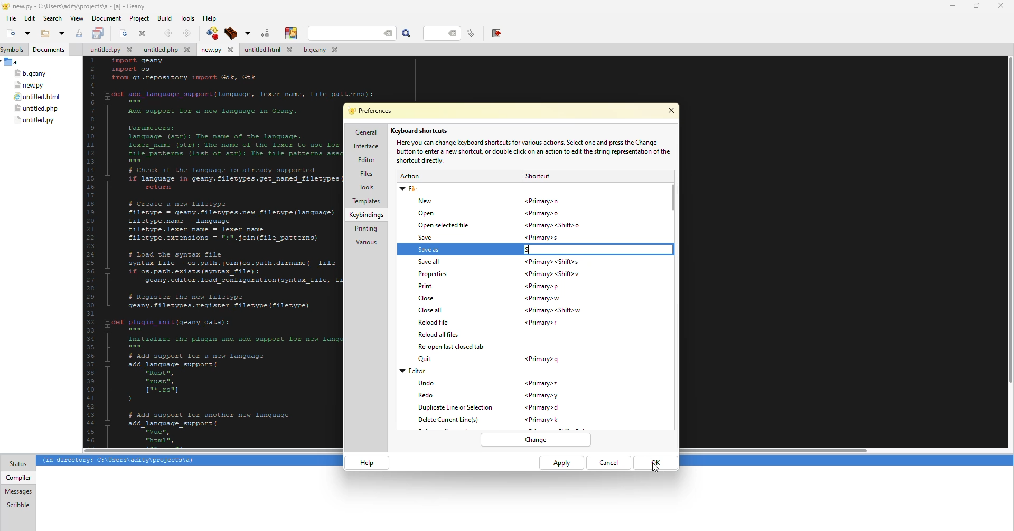 Image resolution: width=1014 pixels, height=531 pixels. What do you see at coordinates (30, 19) in the screenshot?
I see `edit` at bounding box center [30, 19].